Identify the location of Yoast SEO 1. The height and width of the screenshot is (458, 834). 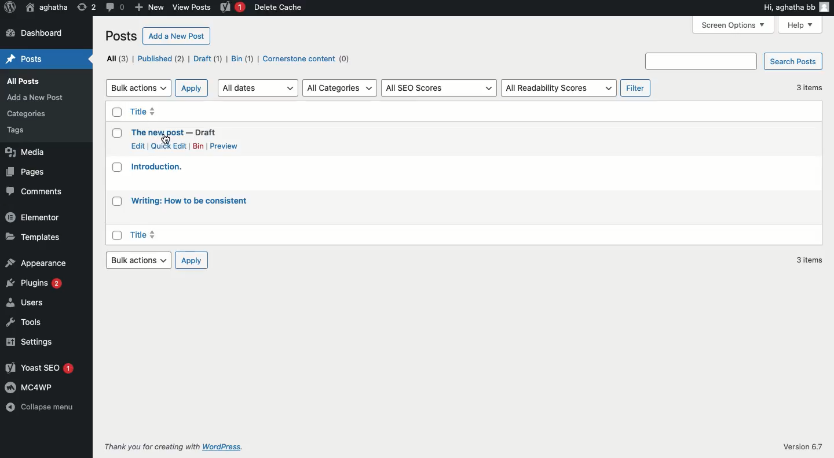
(42, 367).